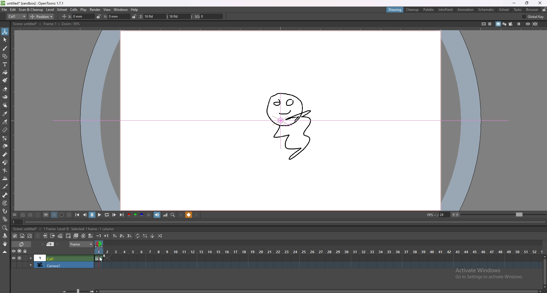 Image resolution: width=547 pixels, height=293 pixels. Describe the element at coordinates (50, 265) in the screenshot. I see `camera 1` at that location.